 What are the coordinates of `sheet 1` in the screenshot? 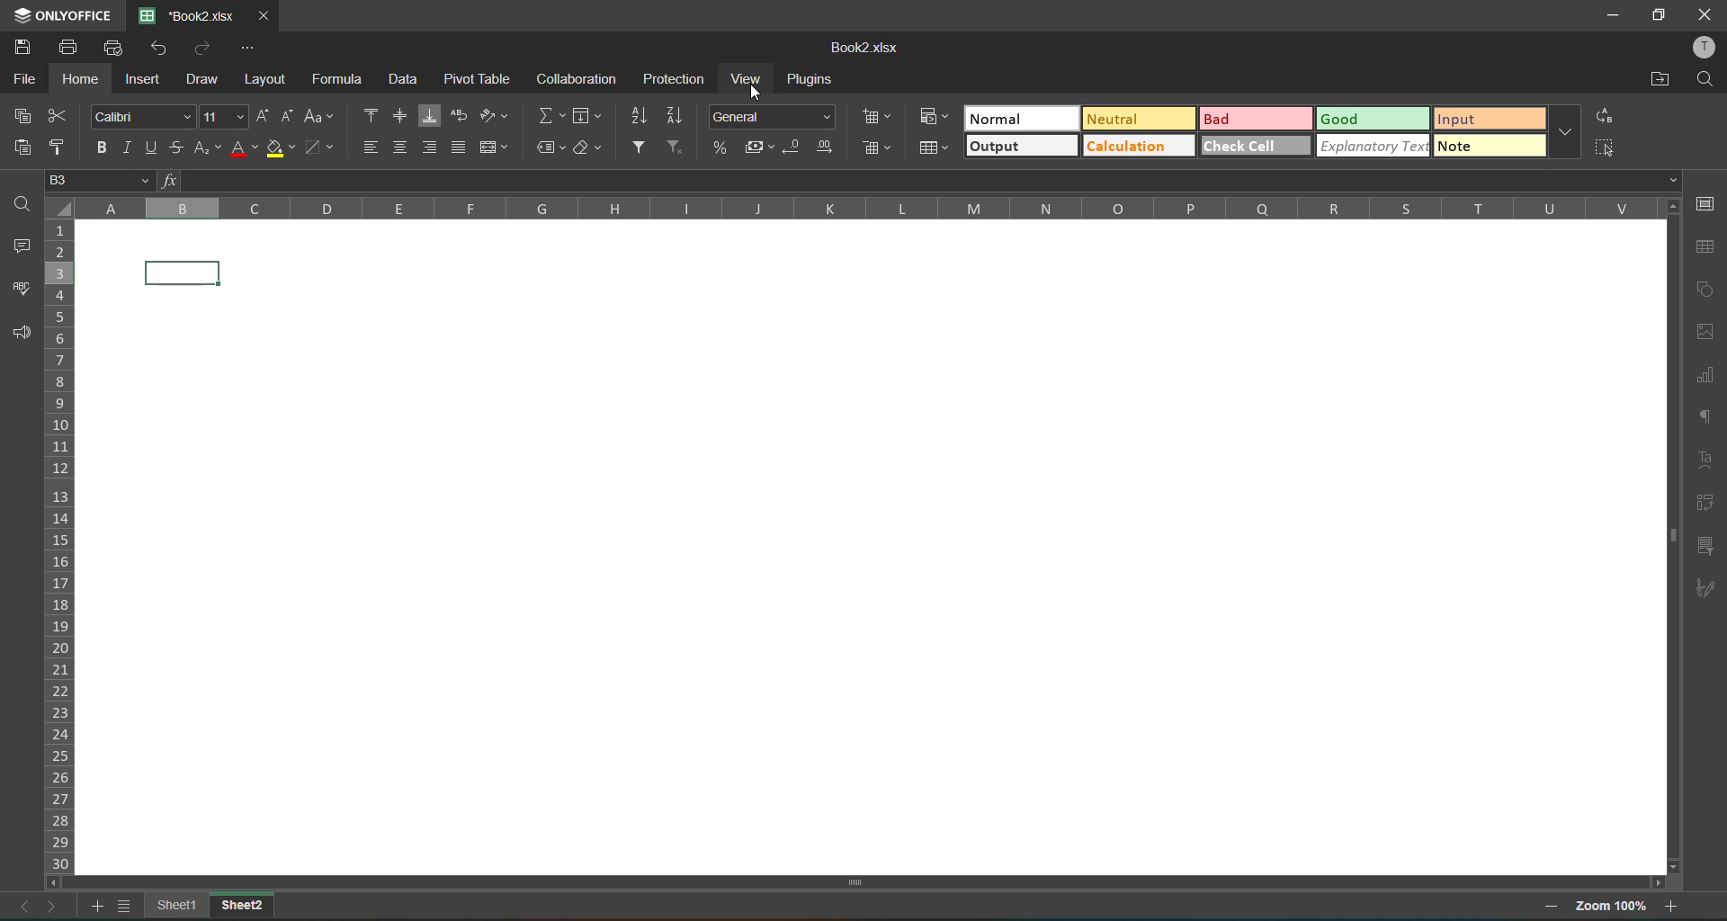 It's located at (177, 908).